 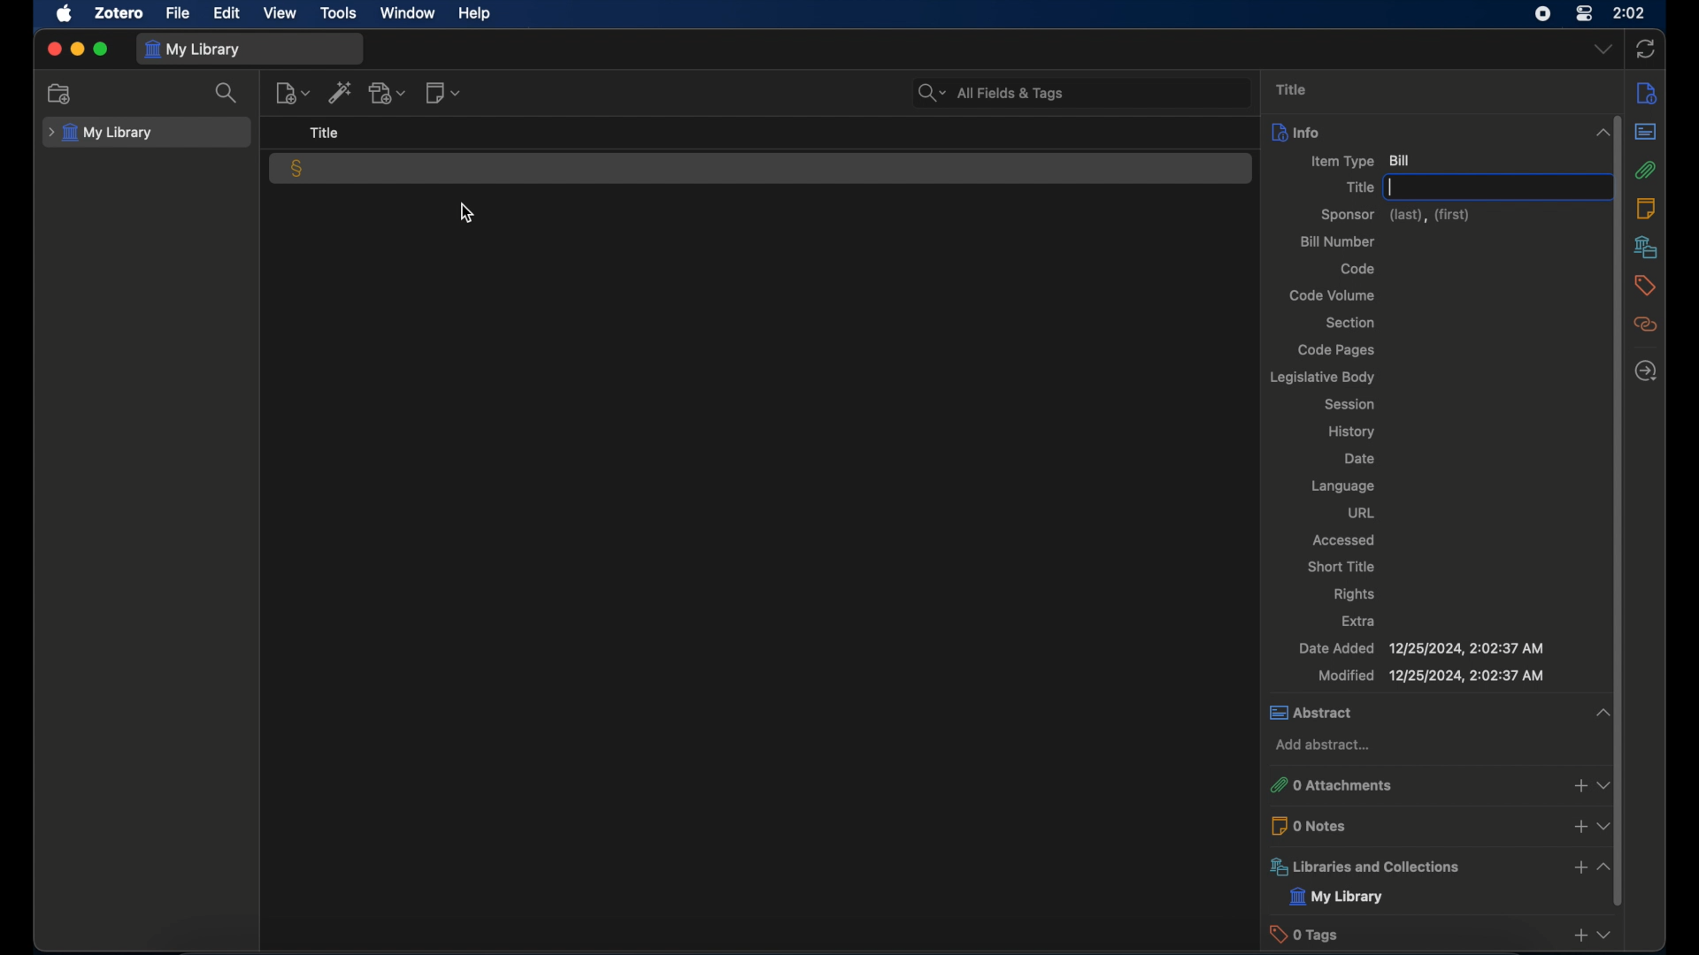 I want to click on date added, so click(x=1419, y=648).